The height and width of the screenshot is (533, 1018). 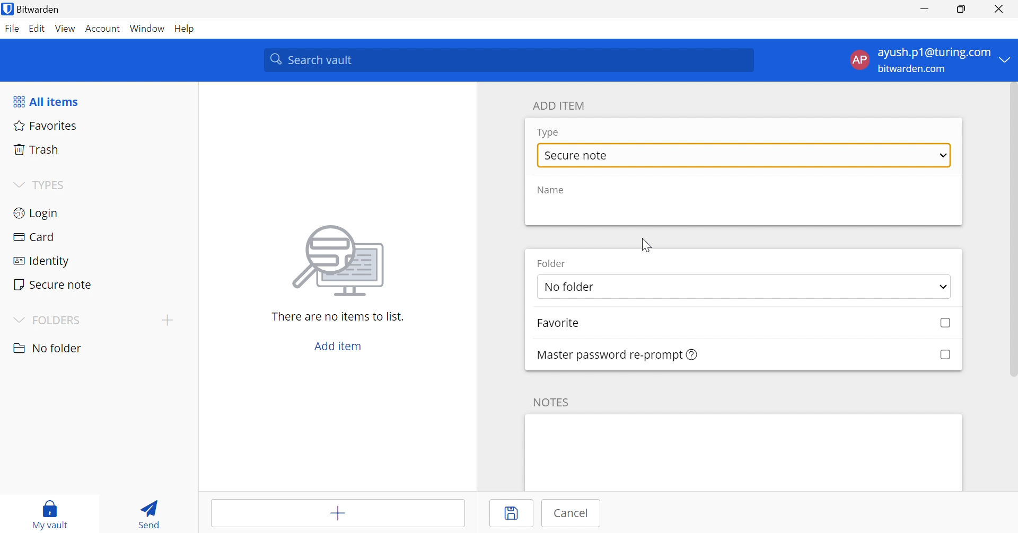 I want to click on ADD ITEM, so click(x=559, y=105).